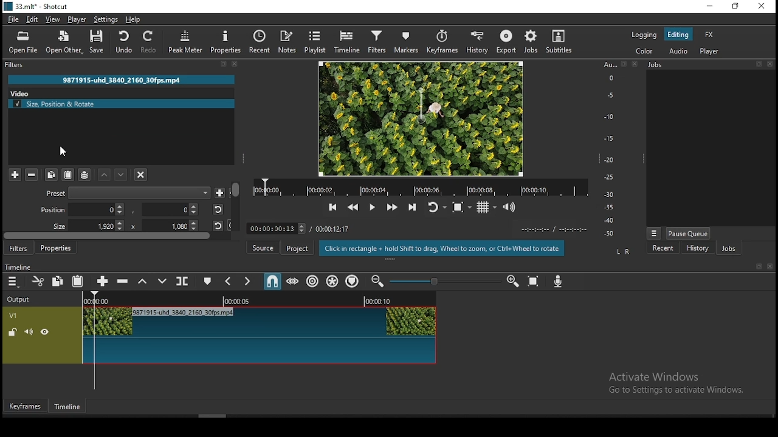 This screenshot has width=778, height=437. What do you see at coordinates (531, 42) in the screenshot?
I see `jobs` at bounding box center [531, 42].